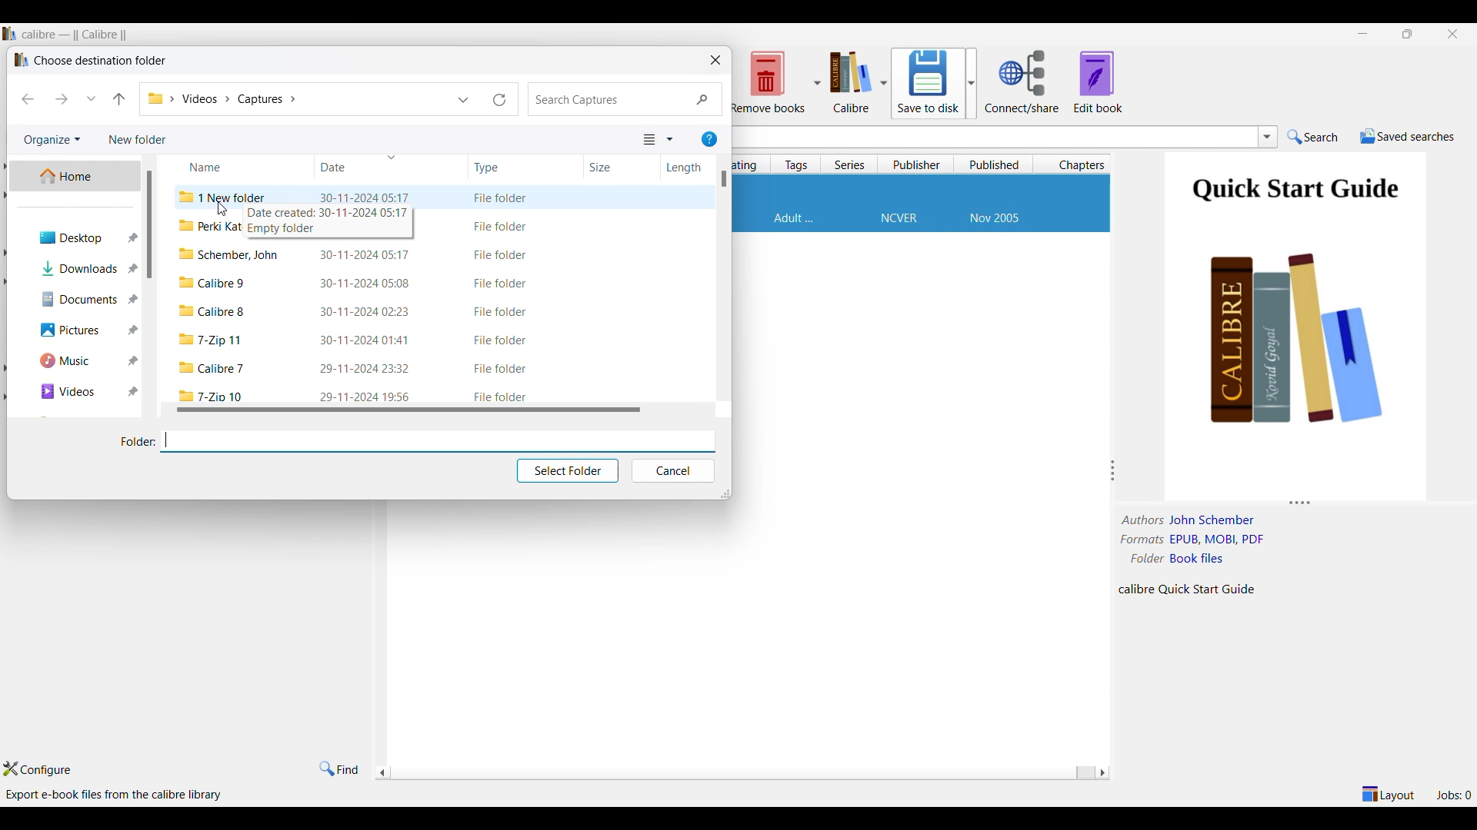 The height and width of the screenshot is (830, 1477). What do you see at coordinates (366, 369) in the screenshot?
I see `date` at bounding box center [366, 369].